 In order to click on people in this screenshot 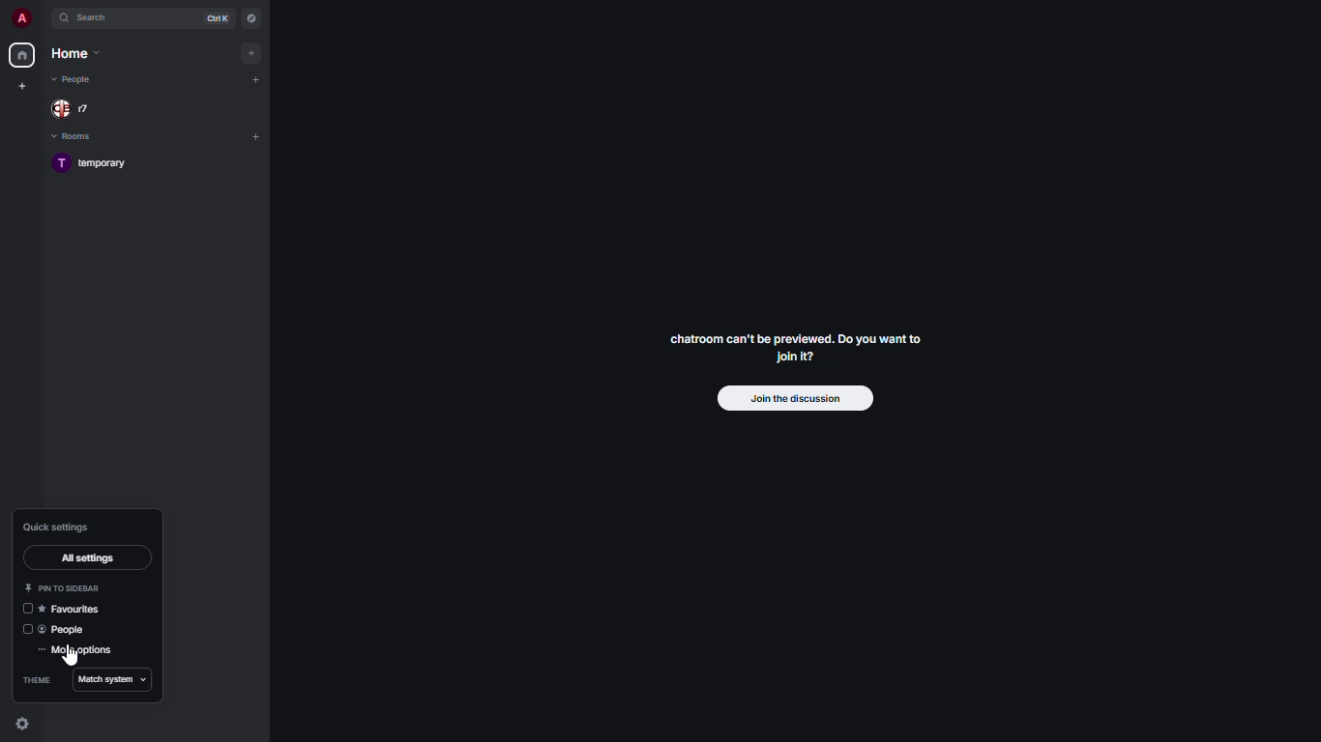, I will do `click(72, 629)`.